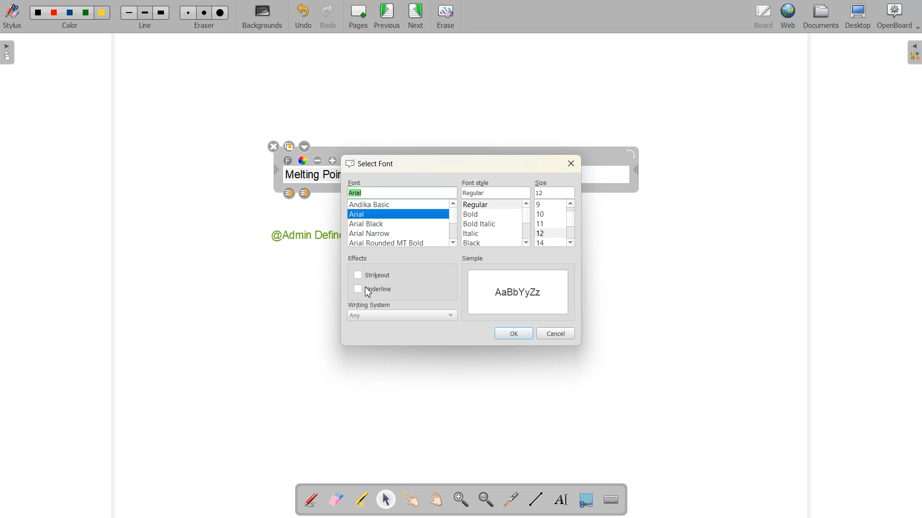 Image resolution: width=922 pixels, height=518 pixels. Describe the element at coordinates (787, 17) in the screenshot. I see `Web` at that location.